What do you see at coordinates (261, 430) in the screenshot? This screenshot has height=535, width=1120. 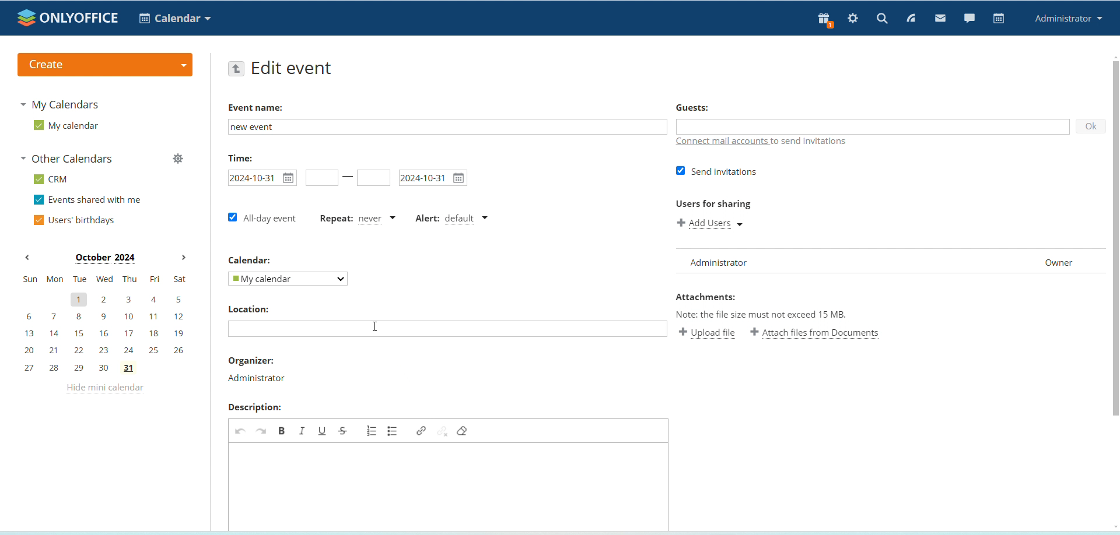 I see `redo` at bounding box center [261, 430].